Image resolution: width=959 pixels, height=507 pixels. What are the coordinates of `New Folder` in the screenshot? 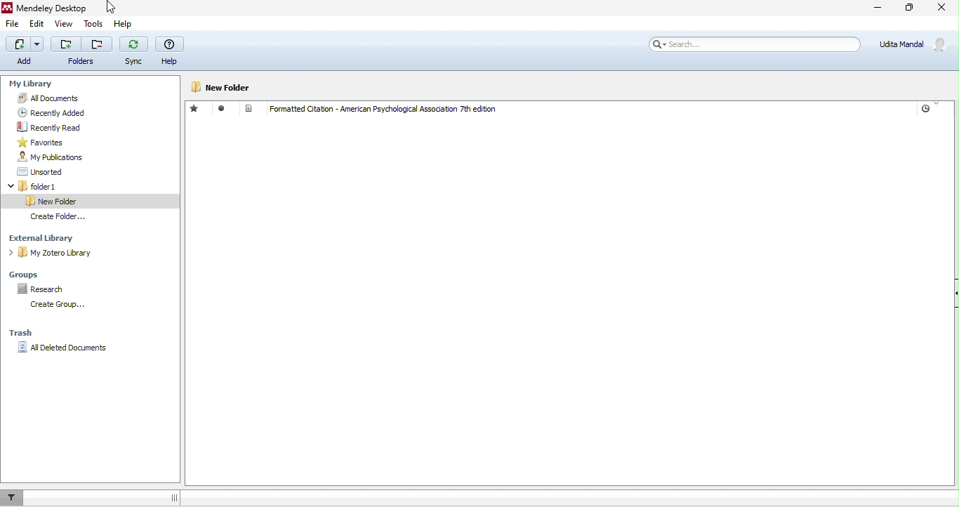 It's located at (222, 87).